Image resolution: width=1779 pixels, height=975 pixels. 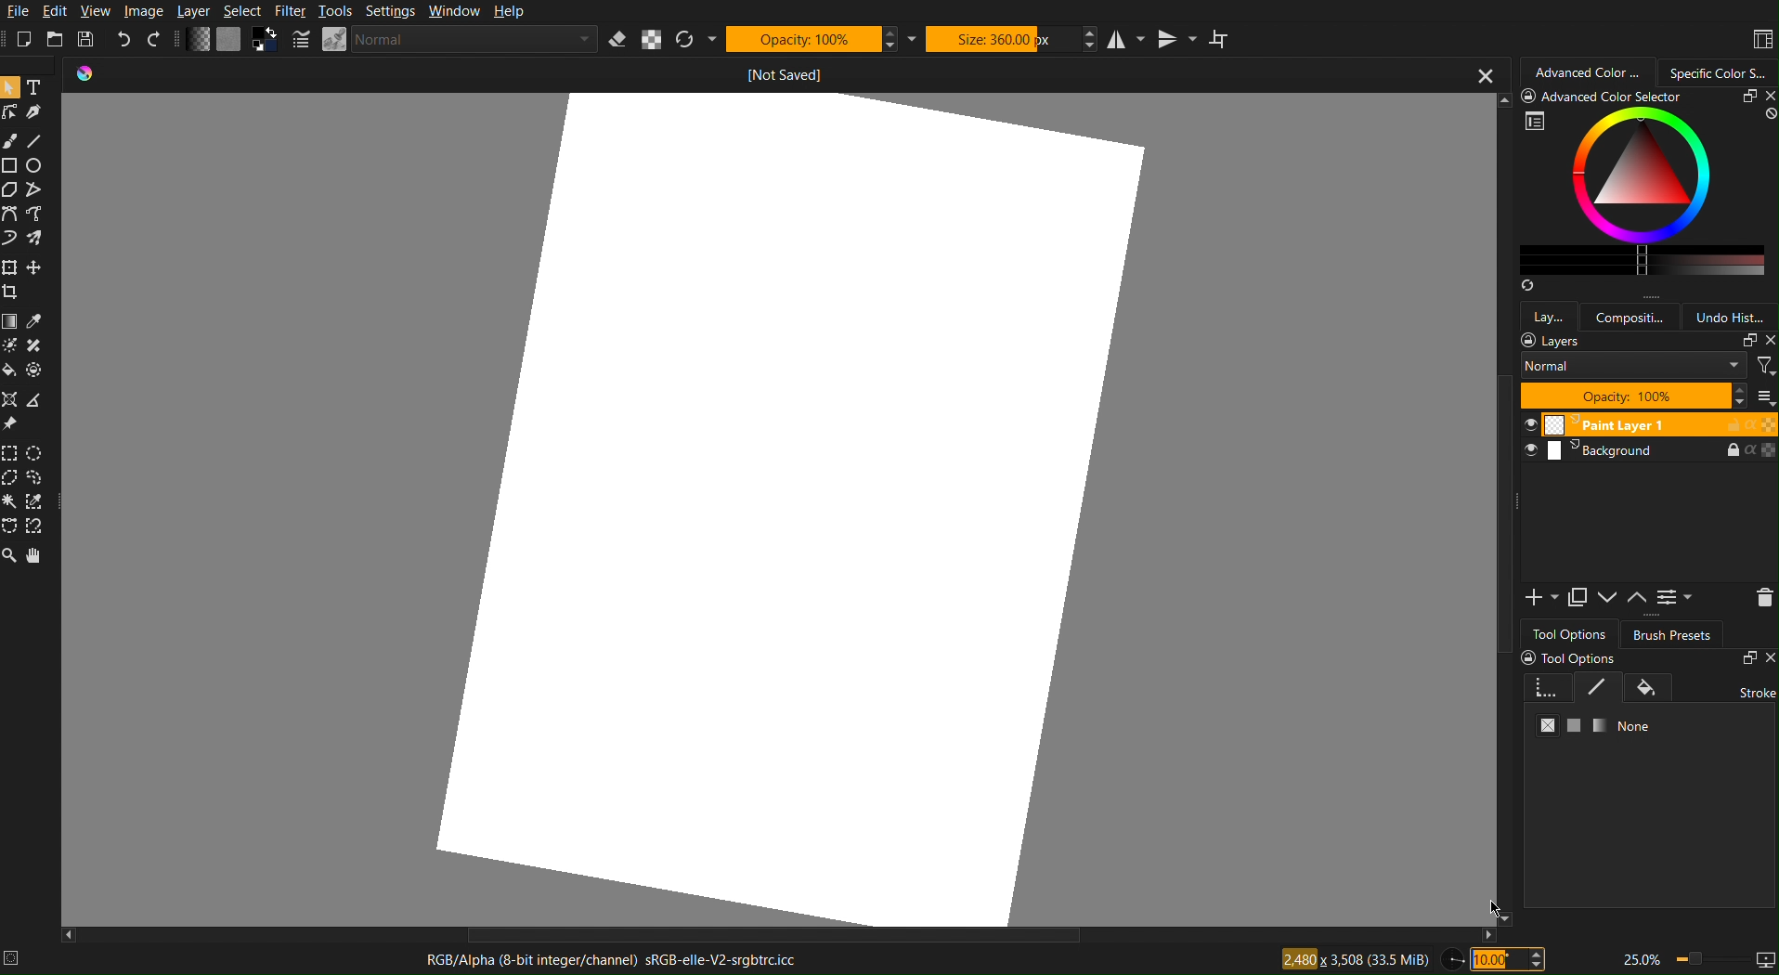 I want to click on Pan Tool, so click(x=34, y=556).